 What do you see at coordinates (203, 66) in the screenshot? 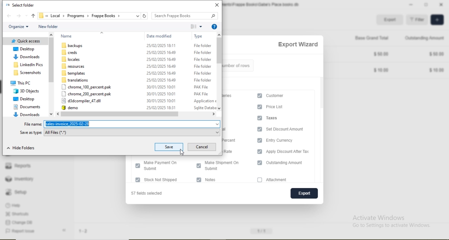
I see `File folder` at bounding box center [203, 66].